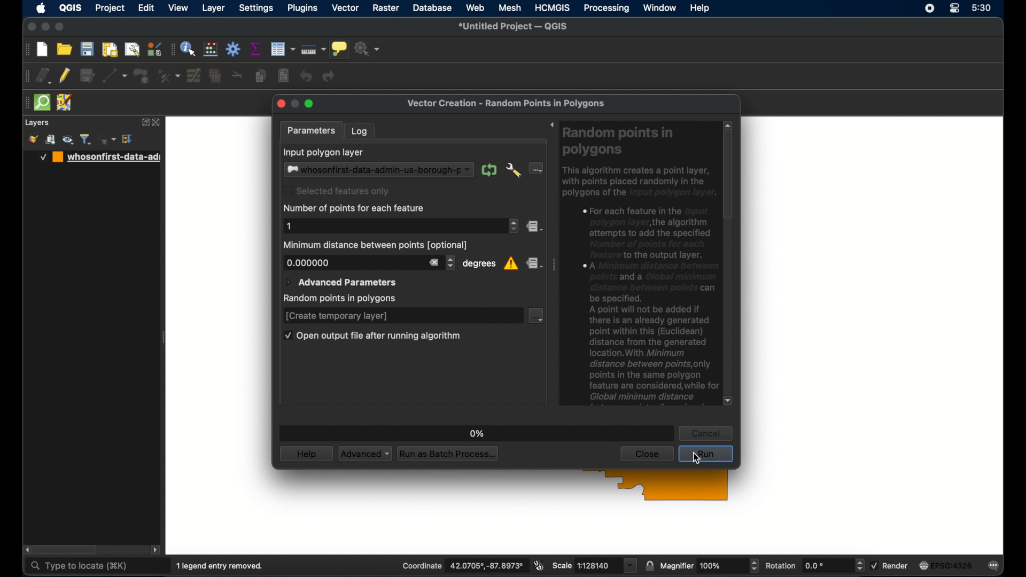 This screenshot has height=577, width=1026. I want to click on vertex tool, so click(168, 75).